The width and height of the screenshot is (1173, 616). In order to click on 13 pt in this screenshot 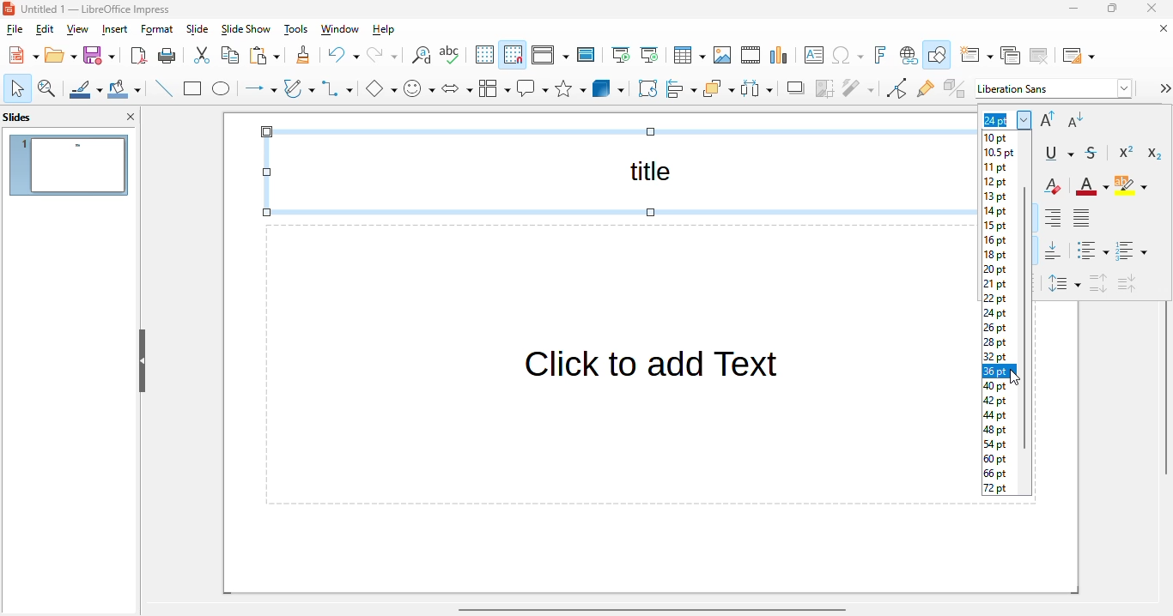, I will do `click(995, 197)`.